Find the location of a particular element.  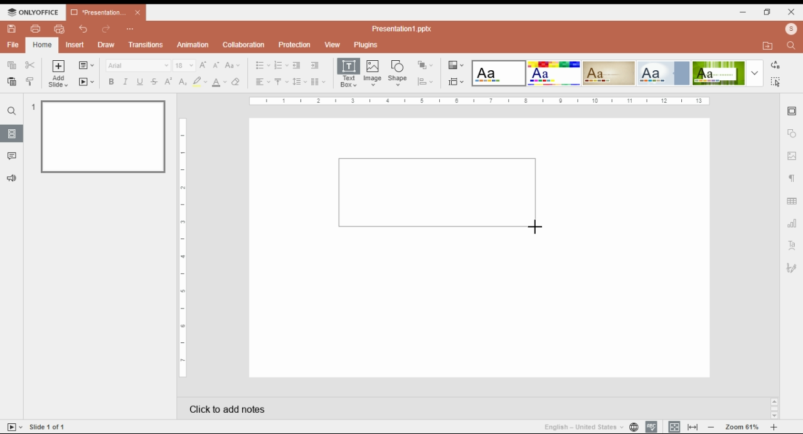

new text box selection is located at coordinates (434, 194).